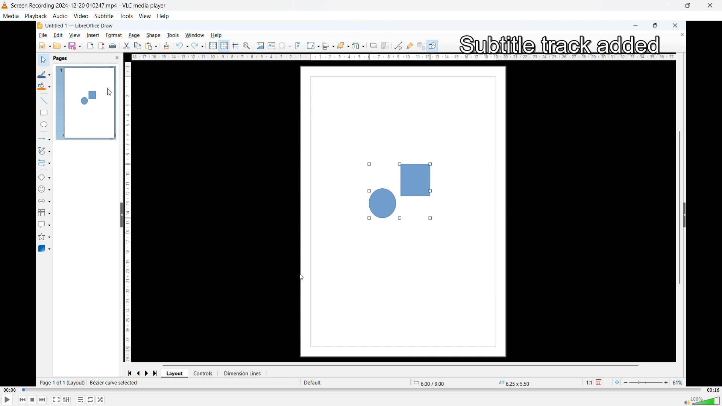 The width and height of the screenshot is (722, 406). I want to click on close, so click(675, 25).